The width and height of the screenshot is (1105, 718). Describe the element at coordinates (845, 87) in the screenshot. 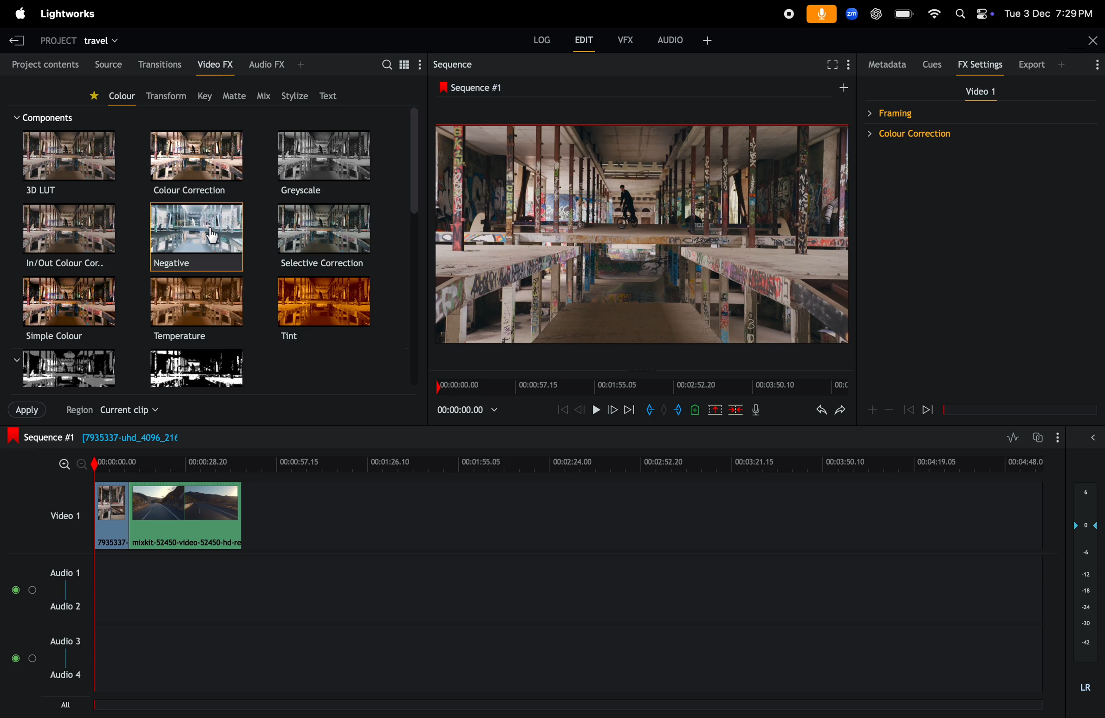

I see `add` at that location.